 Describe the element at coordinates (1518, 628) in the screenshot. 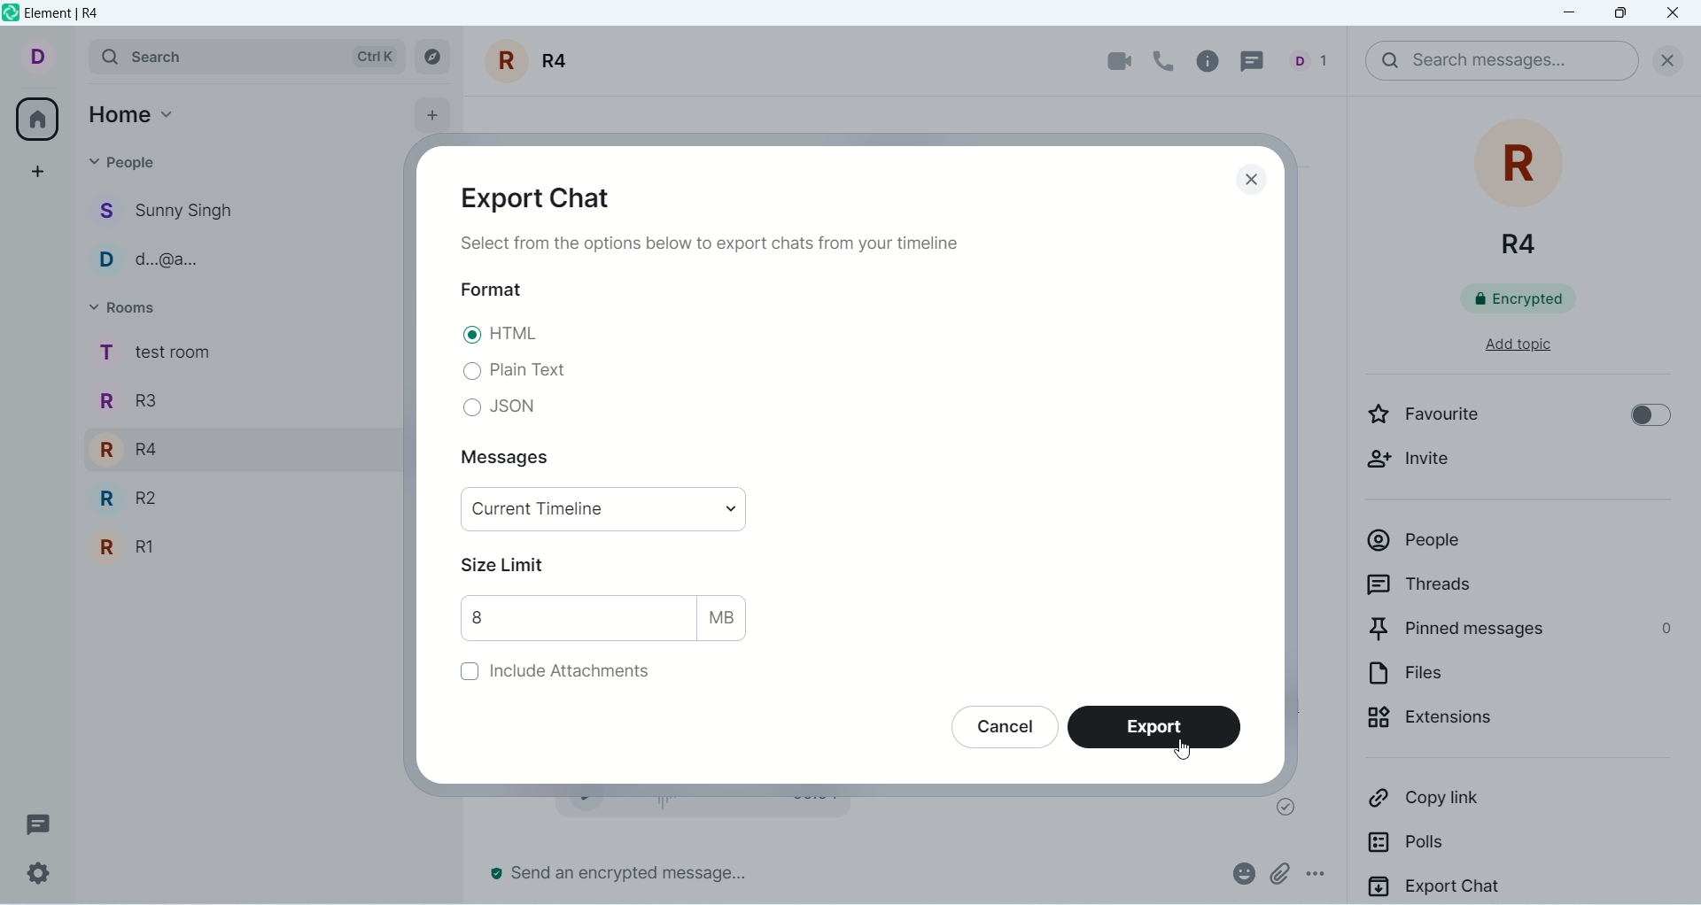

I see `pinned message` at that location.